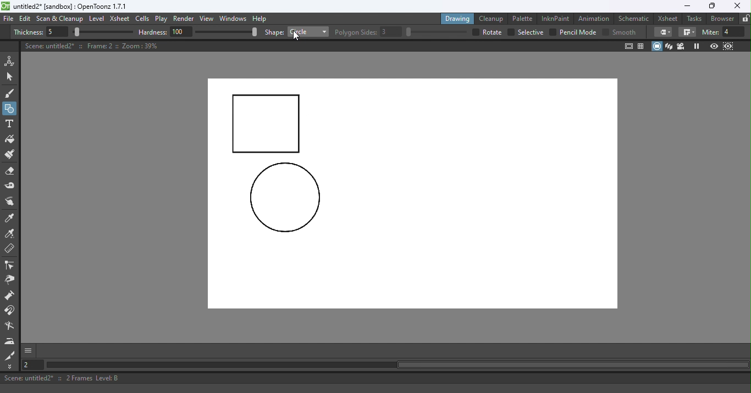  What do you see at coordinates (26, 19) in the screenshot?
I see `Edit` at bounding box center [26, 19].